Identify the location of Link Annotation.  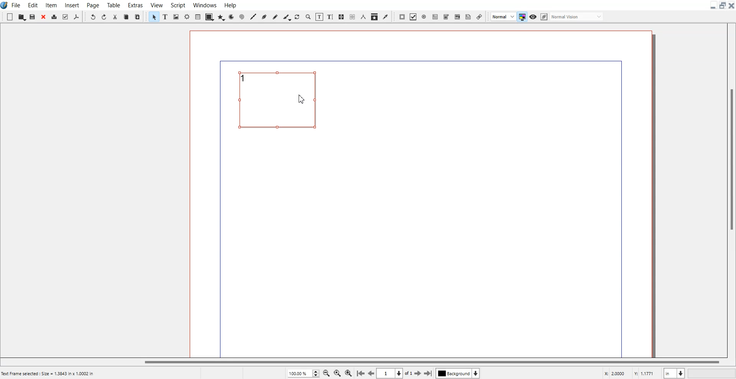
(479, 16).